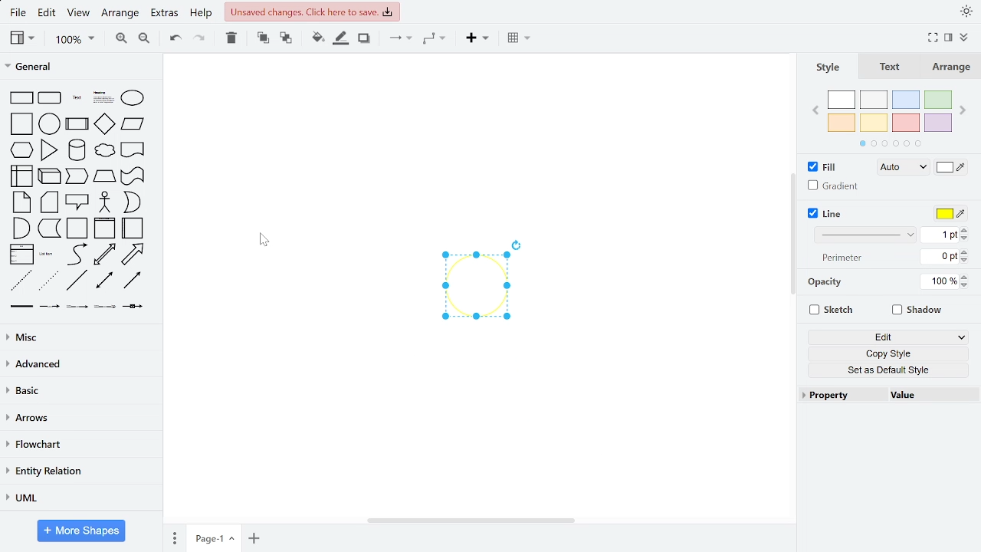  What do you see at coordinates (471, 521) in the screenshot?
I see `horizontal scrollbar` at bounding box center [471, 521].